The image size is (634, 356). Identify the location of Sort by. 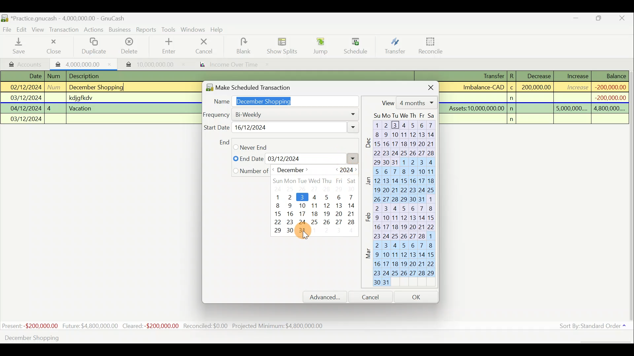
(594, 327).